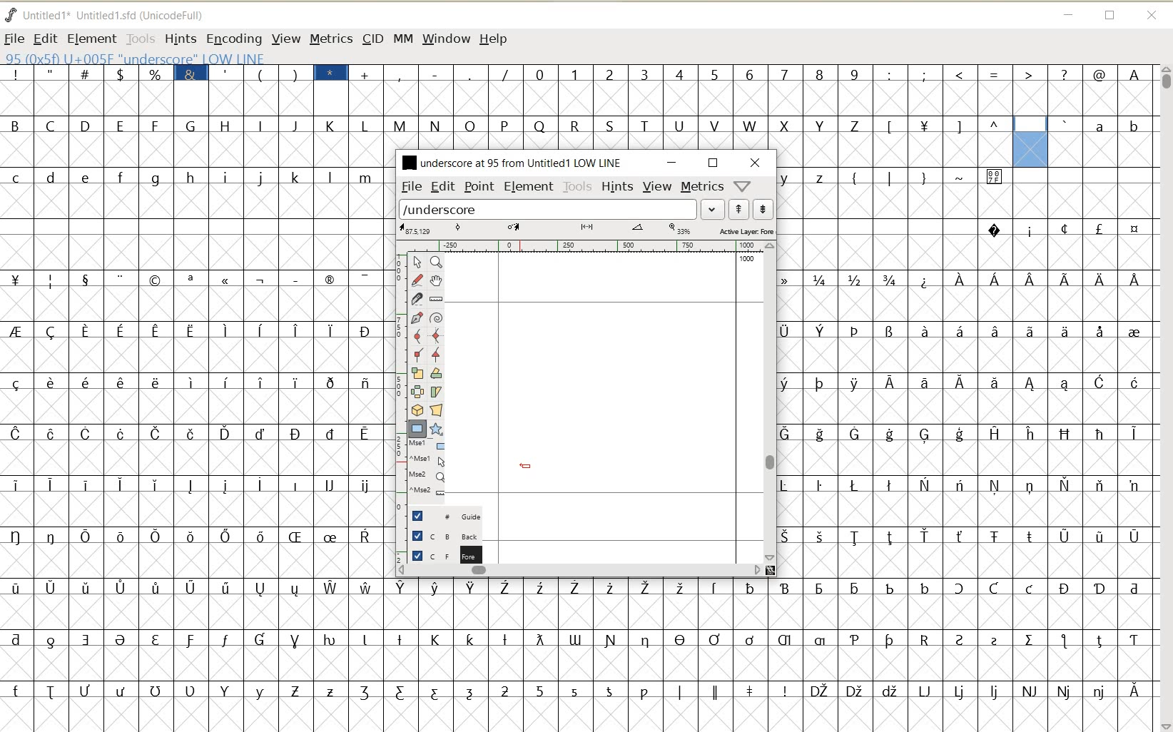 The image size is (1173, 732). What do you see at coordinates (581, 127) in the screenshot?
I see `GLYPHY CHARACTERS` at bounding box center [581, 127].